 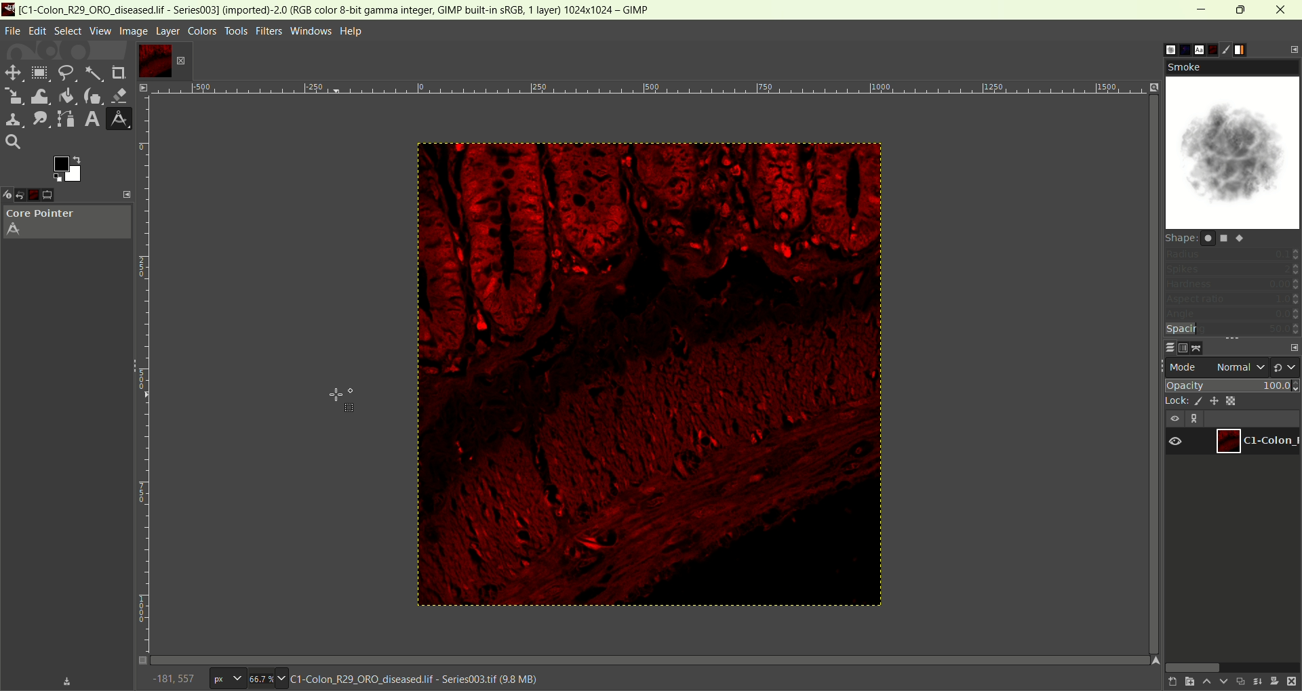 What do you see at coordinates (1230, 400) in the screenshot?
I see `lock alpha channel` at bounding box center [1230, 400].